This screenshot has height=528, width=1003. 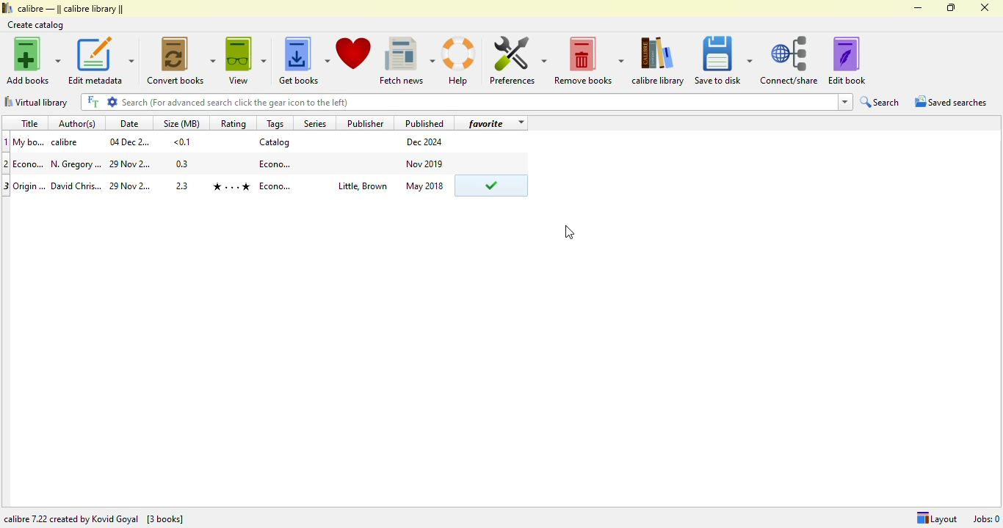 I want to click on help, so click(x=459, y=62).